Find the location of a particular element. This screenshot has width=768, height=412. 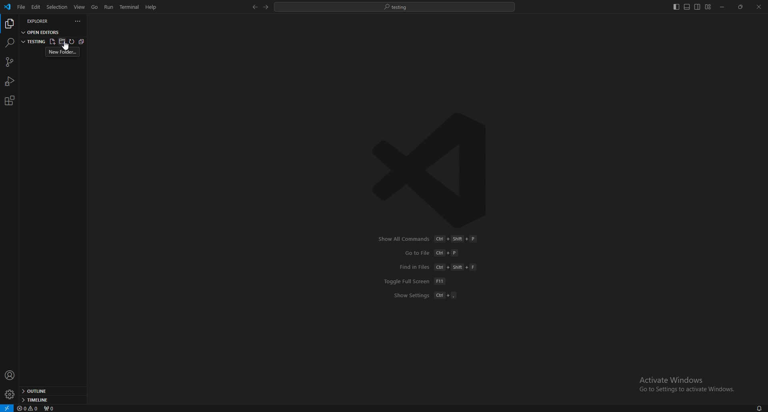

minimize is located at coordinates (723, 7).